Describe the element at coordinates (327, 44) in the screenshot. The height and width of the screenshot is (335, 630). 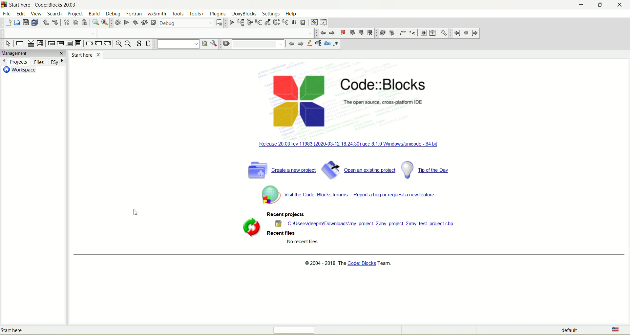
I see `match case` at that location.